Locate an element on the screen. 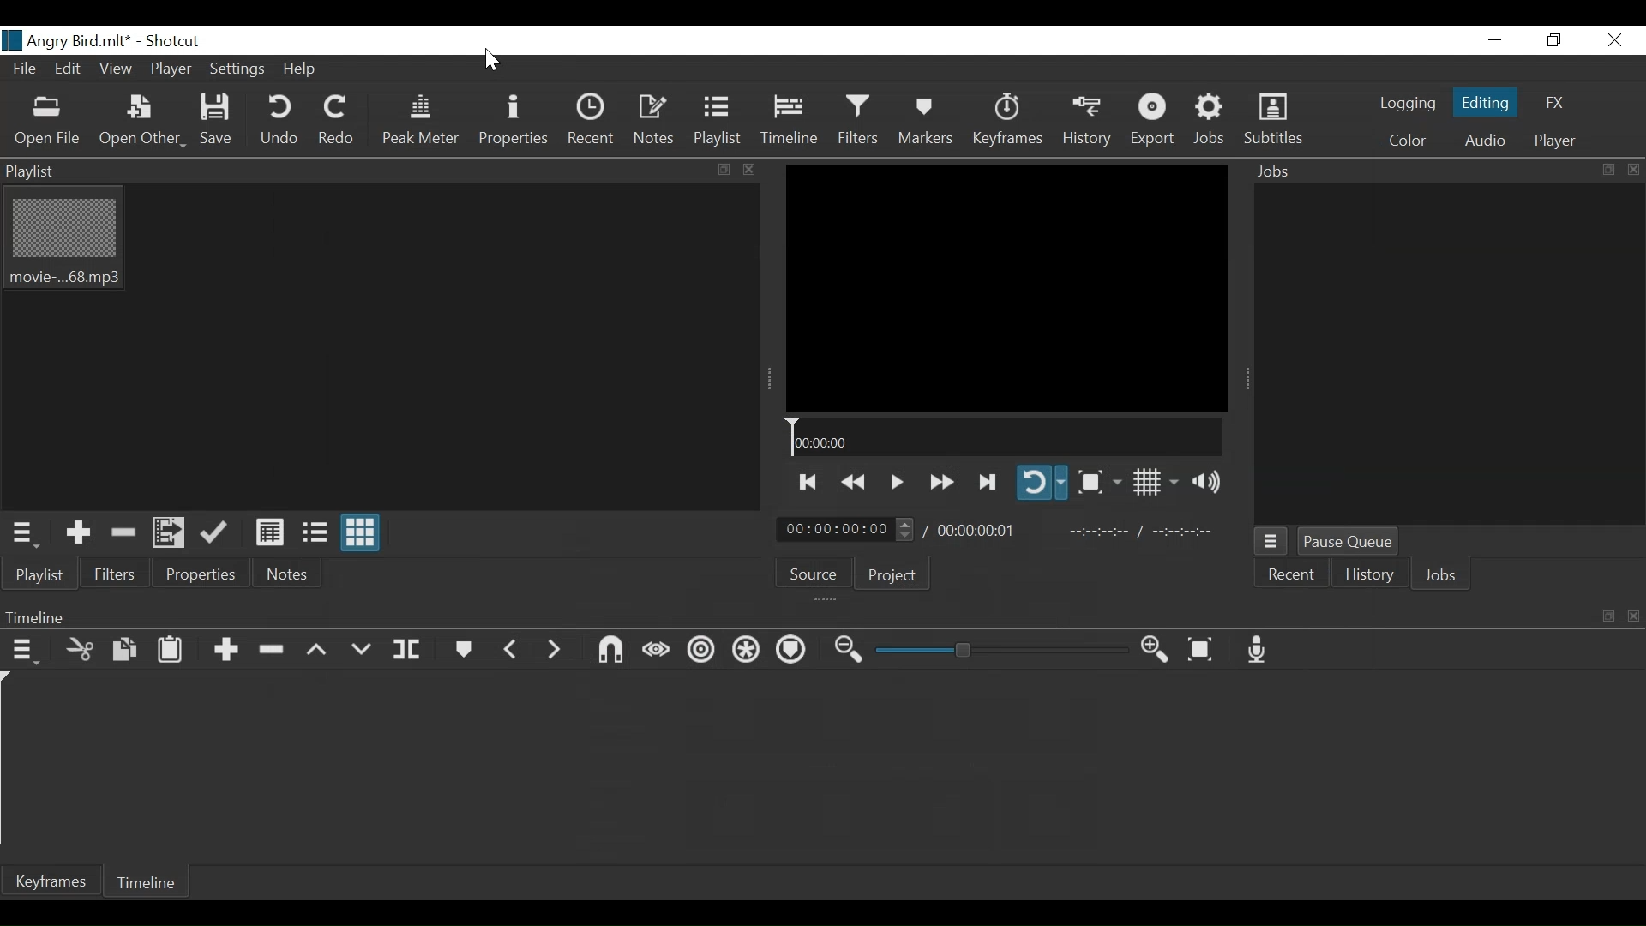 The image size is (1646, 926). Timeline menu is located at coordinates (21, 649).